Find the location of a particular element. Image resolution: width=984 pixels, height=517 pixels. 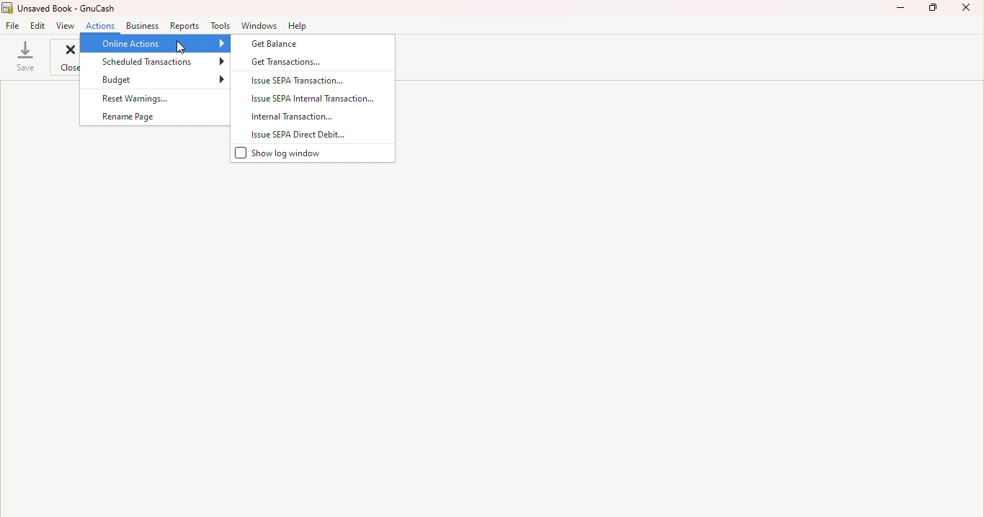

Reset warnings is located at coordinates (146, 98).